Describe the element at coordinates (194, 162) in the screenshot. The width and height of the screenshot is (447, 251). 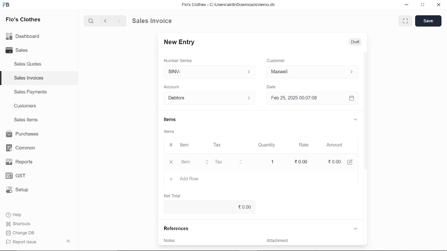
I see `Item` at that location.